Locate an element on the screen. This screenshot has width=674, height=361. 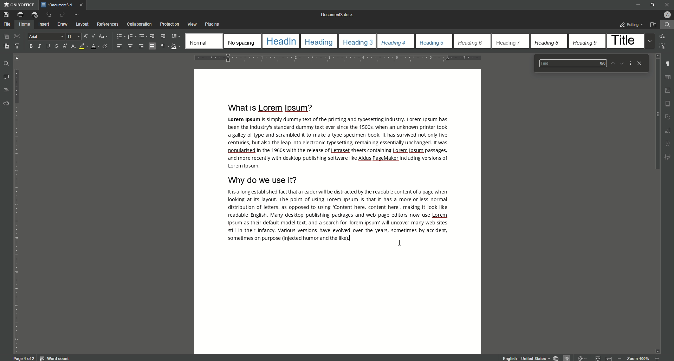
Justified is located at coordinates (152, 46).